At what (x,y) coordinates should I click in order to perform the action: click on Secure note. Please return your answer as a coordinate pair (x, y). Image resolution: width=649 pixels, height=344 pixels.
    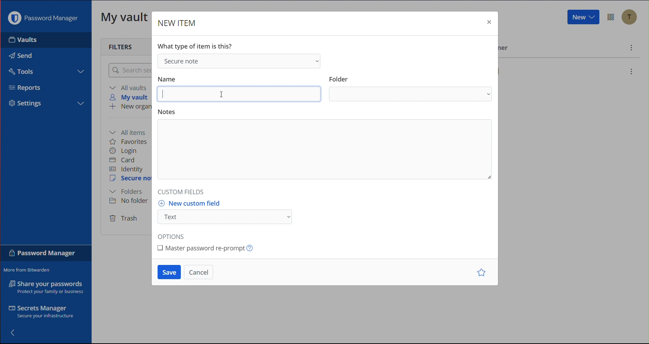
    Looking at the image, I should click on (238, 61).